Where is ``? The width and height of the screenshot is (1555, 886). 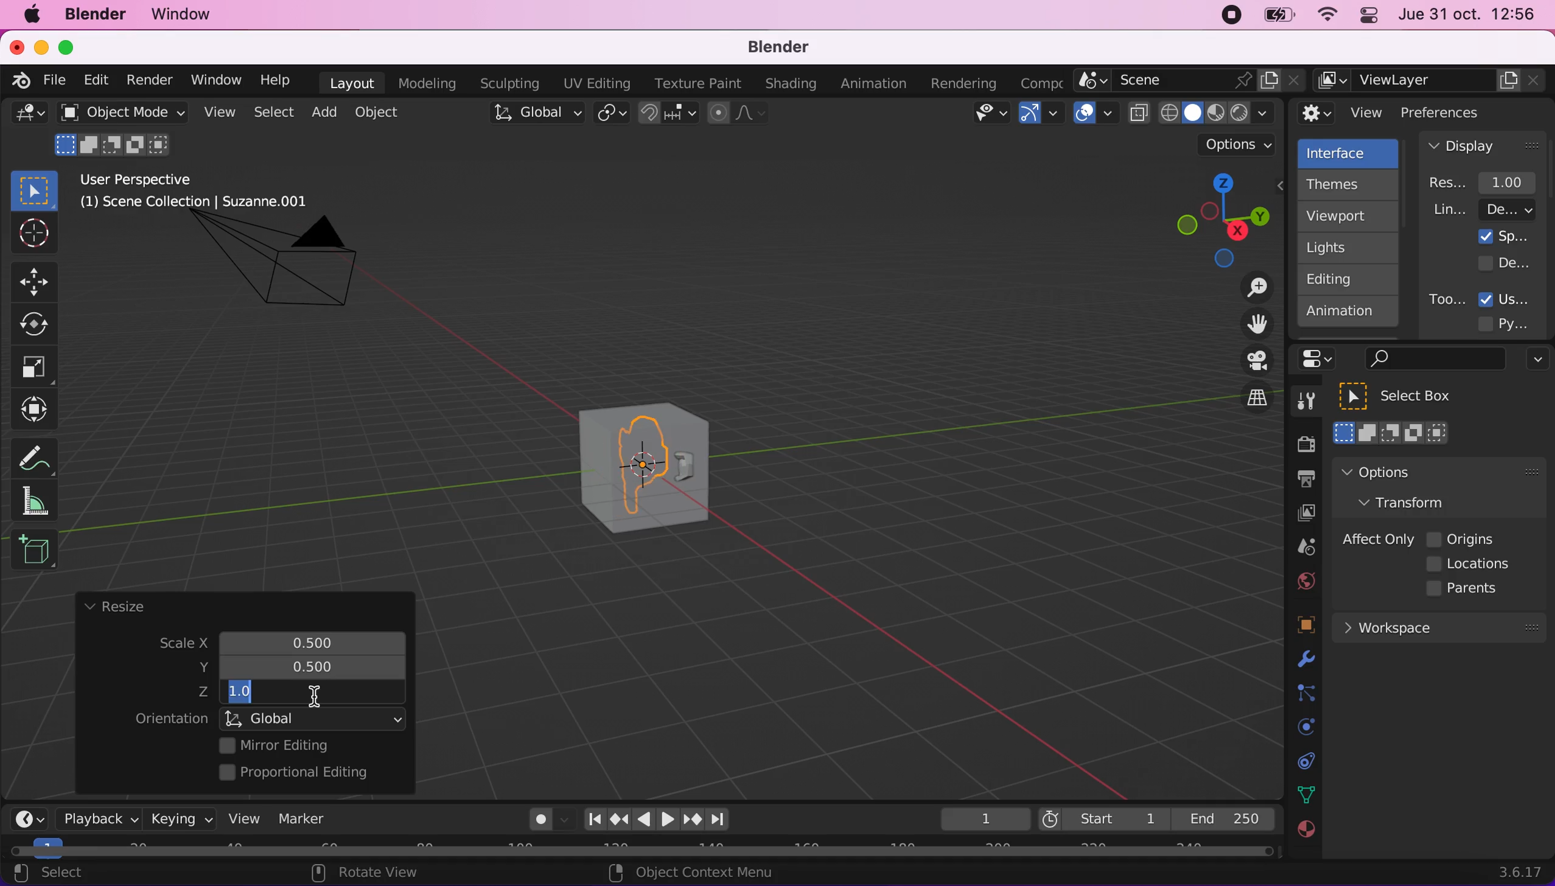  is located at coordinates (35, 368).